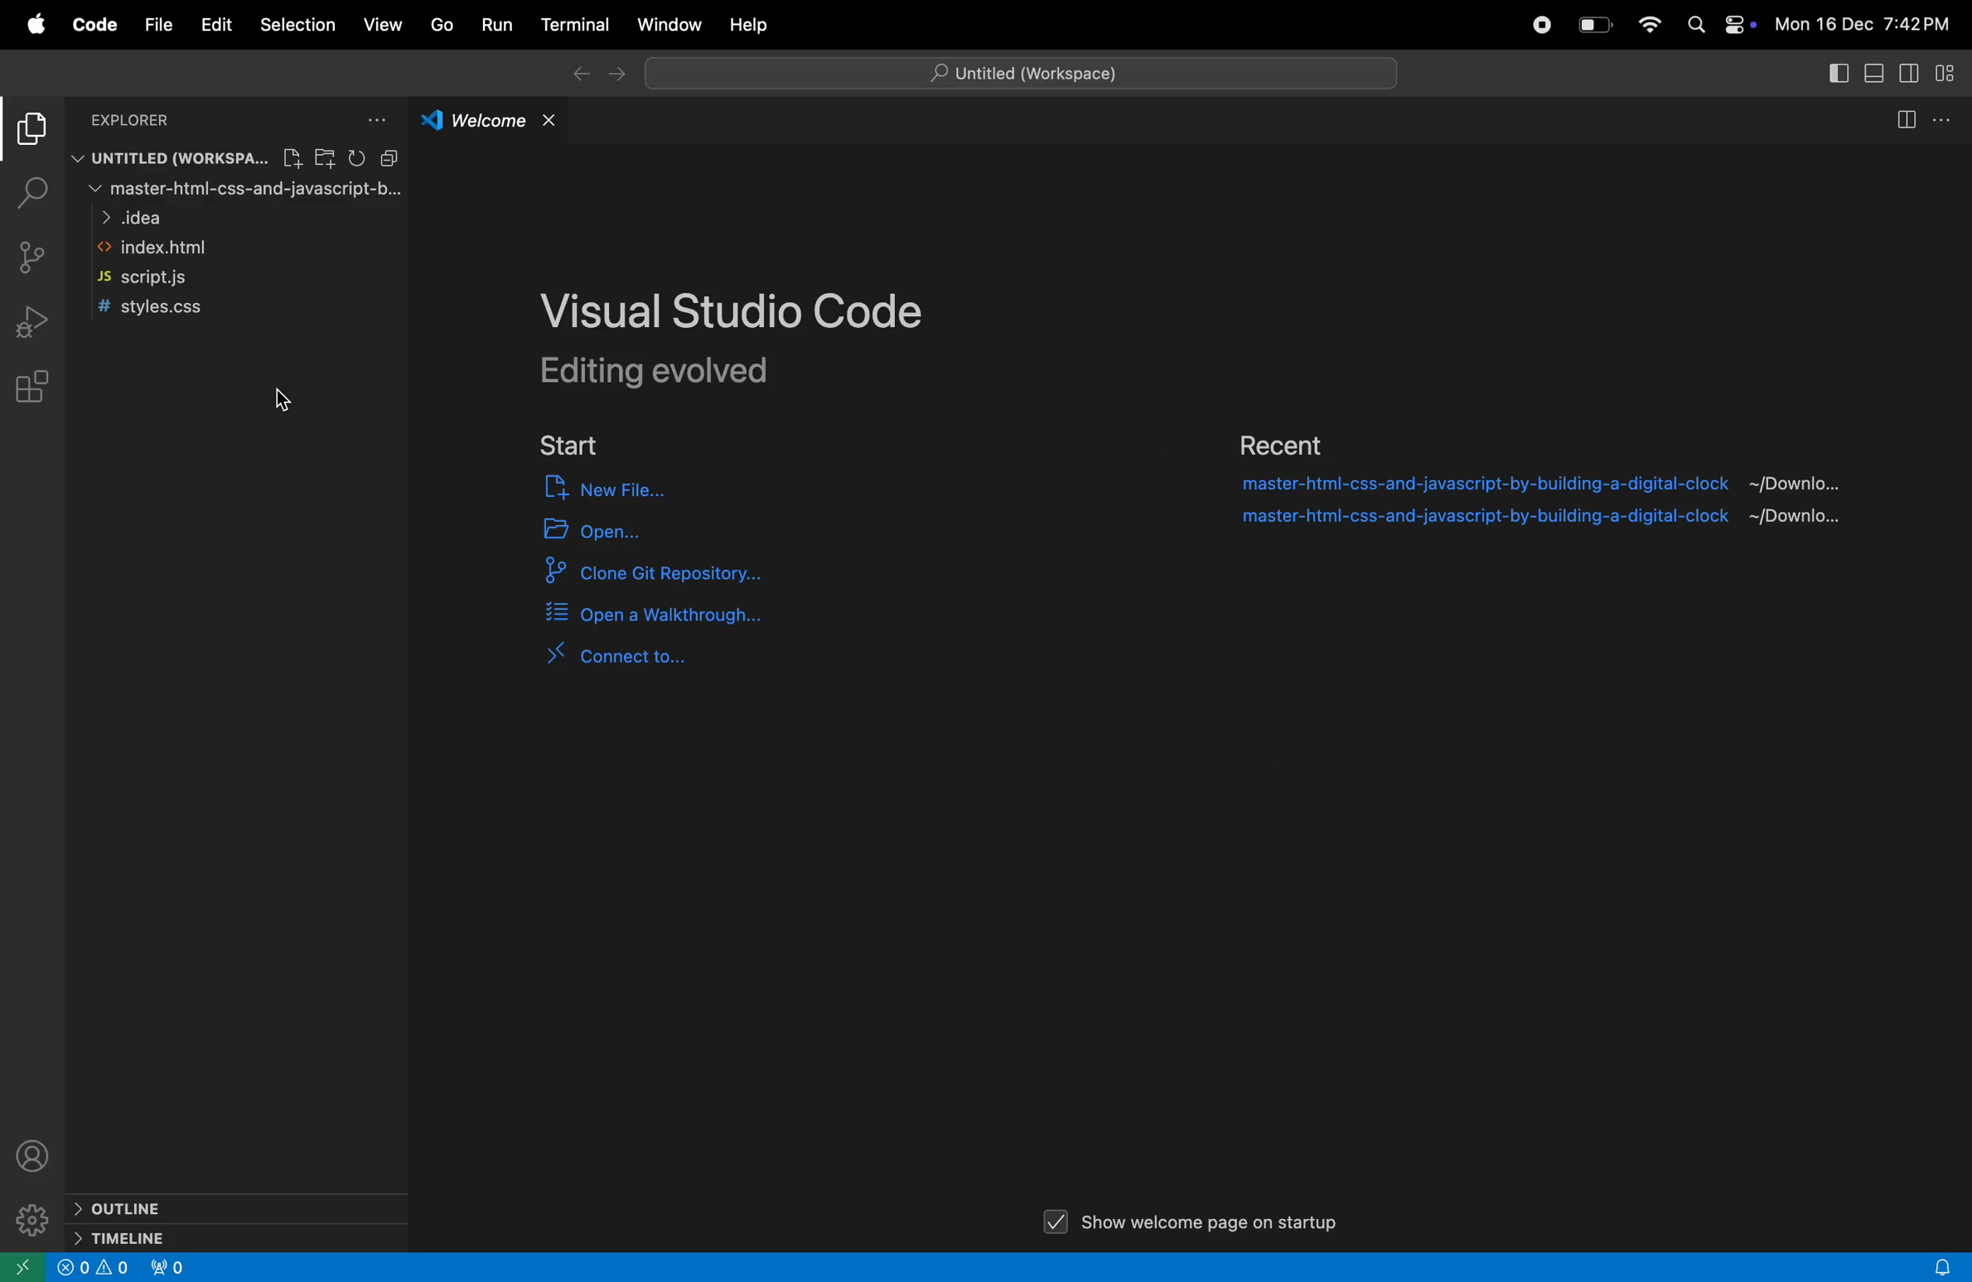  I want to click on Welcome, so click(490, 123).